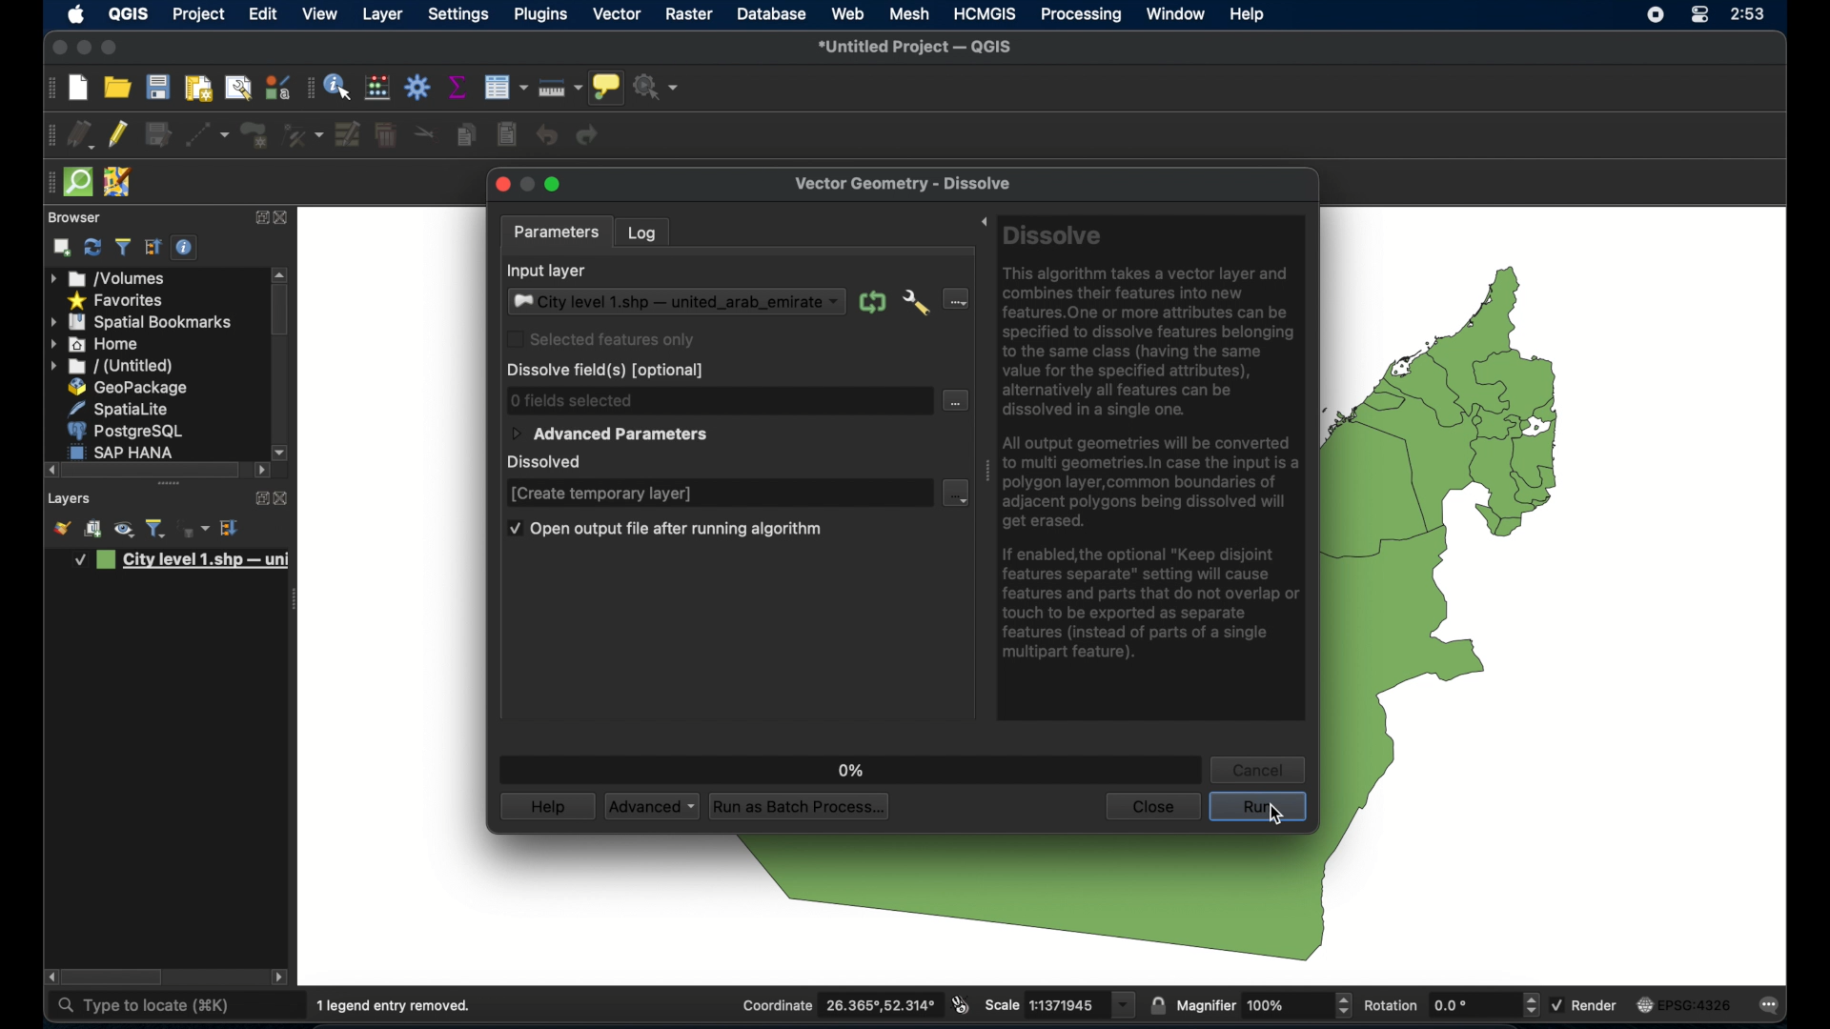 The width and height of the screenshot is (1830, 1029). Describe the element at coordinates (592, 136) in the screenshot. I see `redo` at that location.